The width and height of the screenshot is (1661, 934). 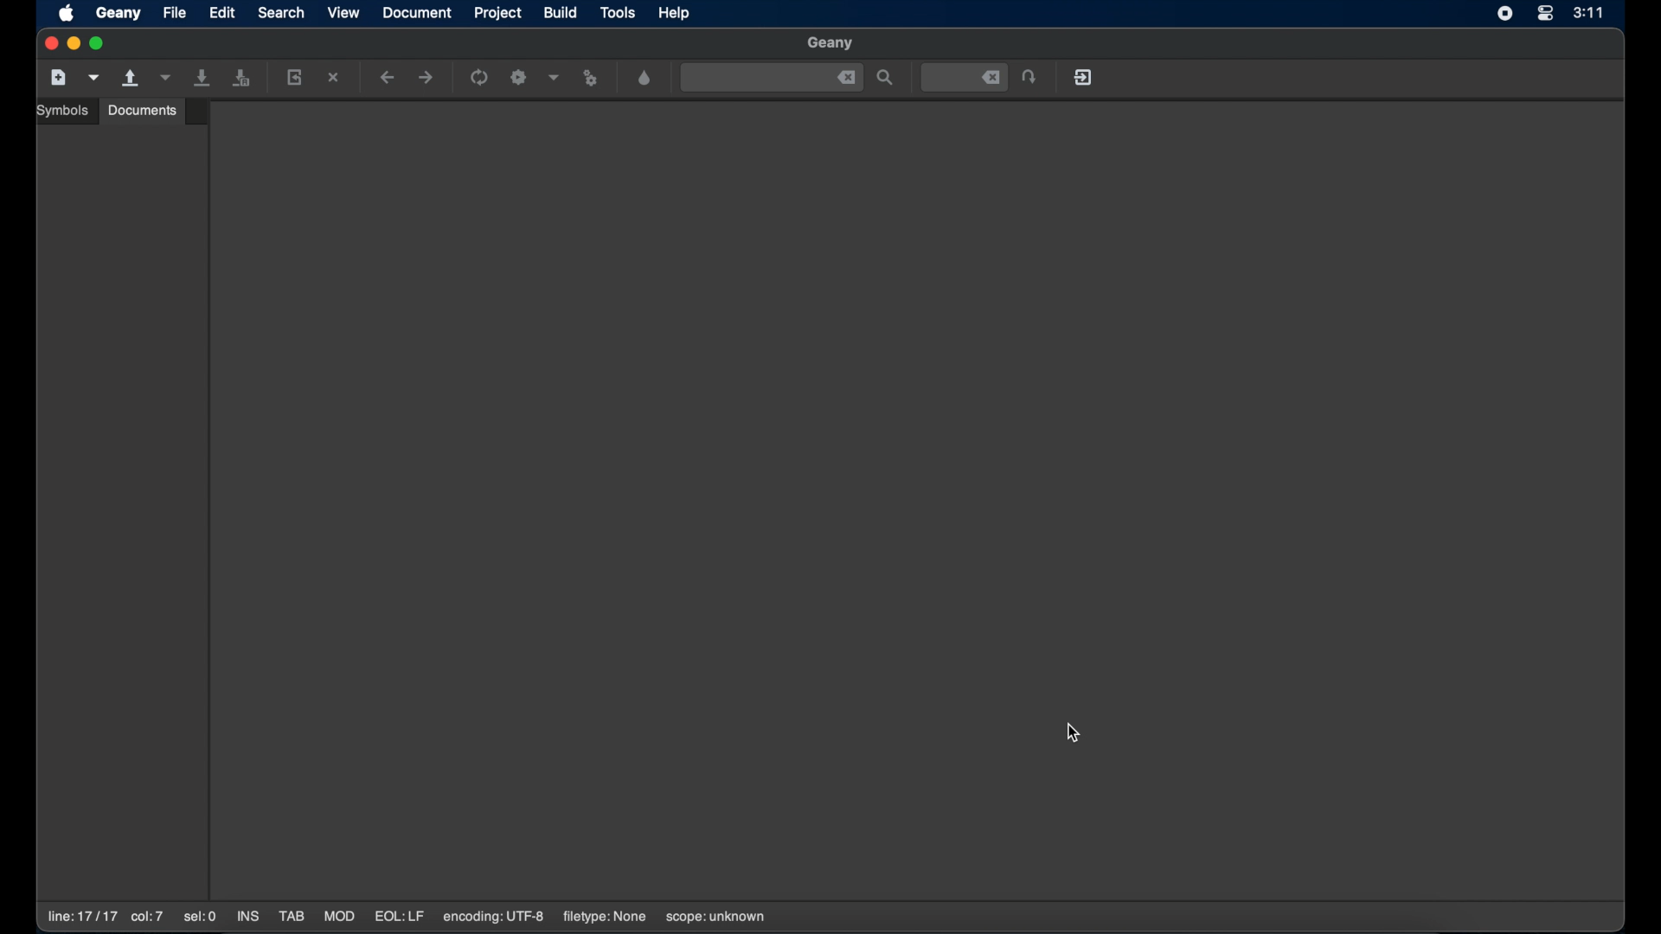 I want to click on view, so click(x=344, y=12).